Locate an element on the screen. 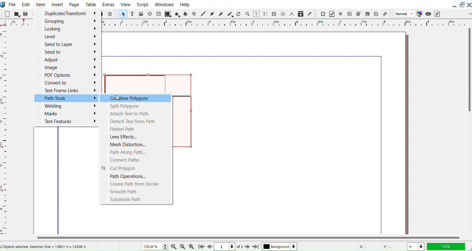 The height and width of the screenshot is (251, 472). Copy Item Properties is located at coordinates (301, 14).